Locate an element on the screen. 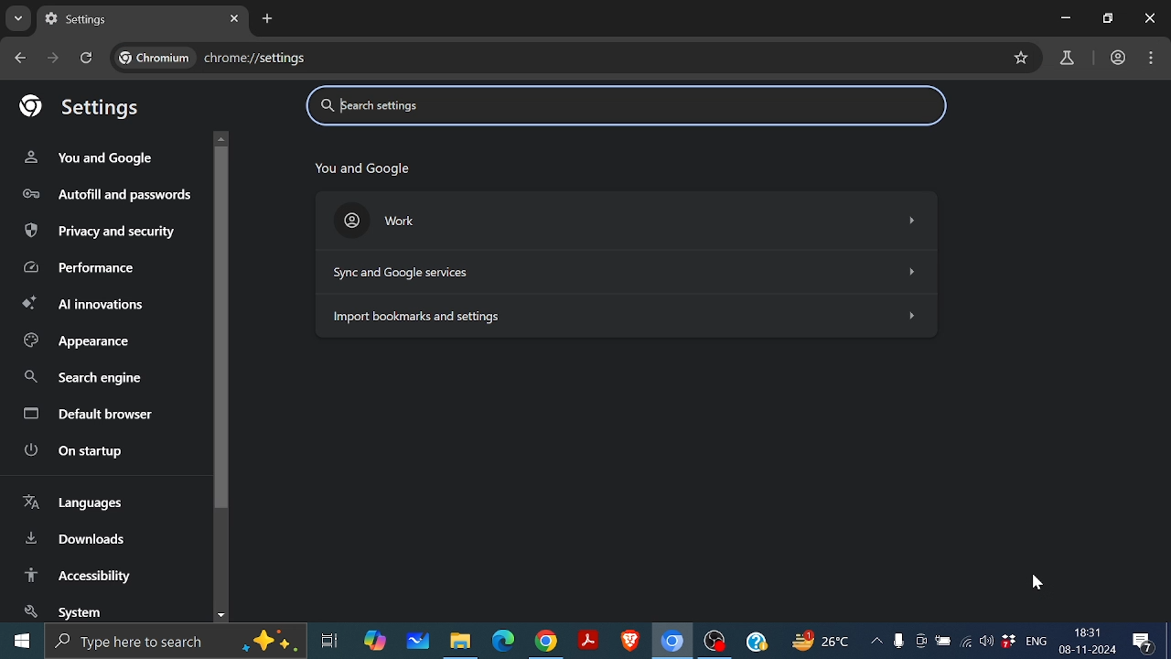 Image resolution: width=1171 pixels, height=659 pixels. dropbox is located at coordinates (1010, 644).